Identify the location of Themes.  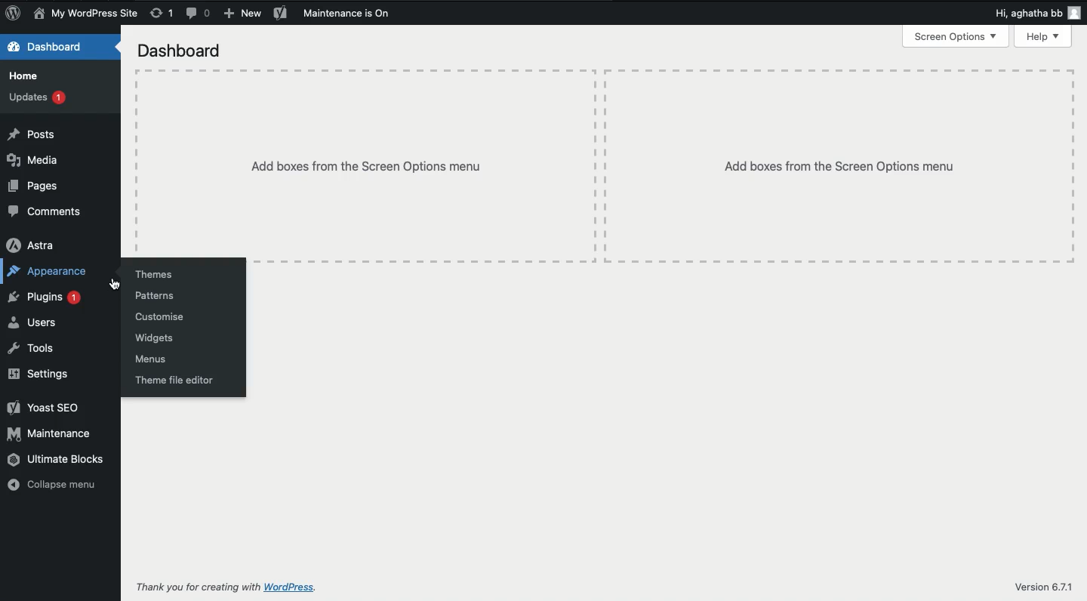
(155, 275).